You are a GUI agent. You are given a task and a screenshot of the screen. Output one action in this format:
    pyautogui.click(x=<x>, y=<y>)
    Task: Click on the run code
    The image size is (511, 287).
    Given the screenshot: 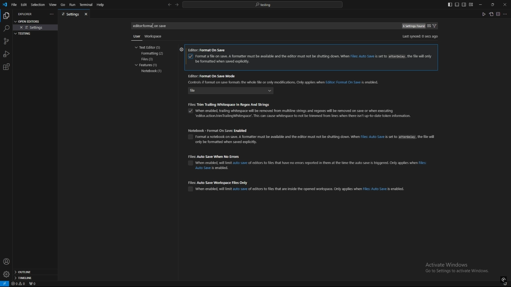 What is the action you would take?
    pyautogui.click(x=483, y=14)
    